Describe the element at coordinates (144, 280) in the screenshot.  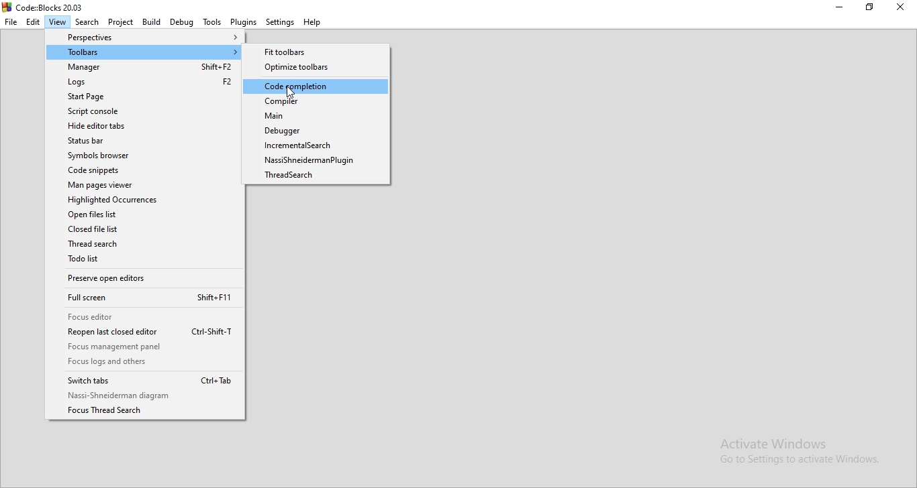
I see `Preserve open editors` at that location.